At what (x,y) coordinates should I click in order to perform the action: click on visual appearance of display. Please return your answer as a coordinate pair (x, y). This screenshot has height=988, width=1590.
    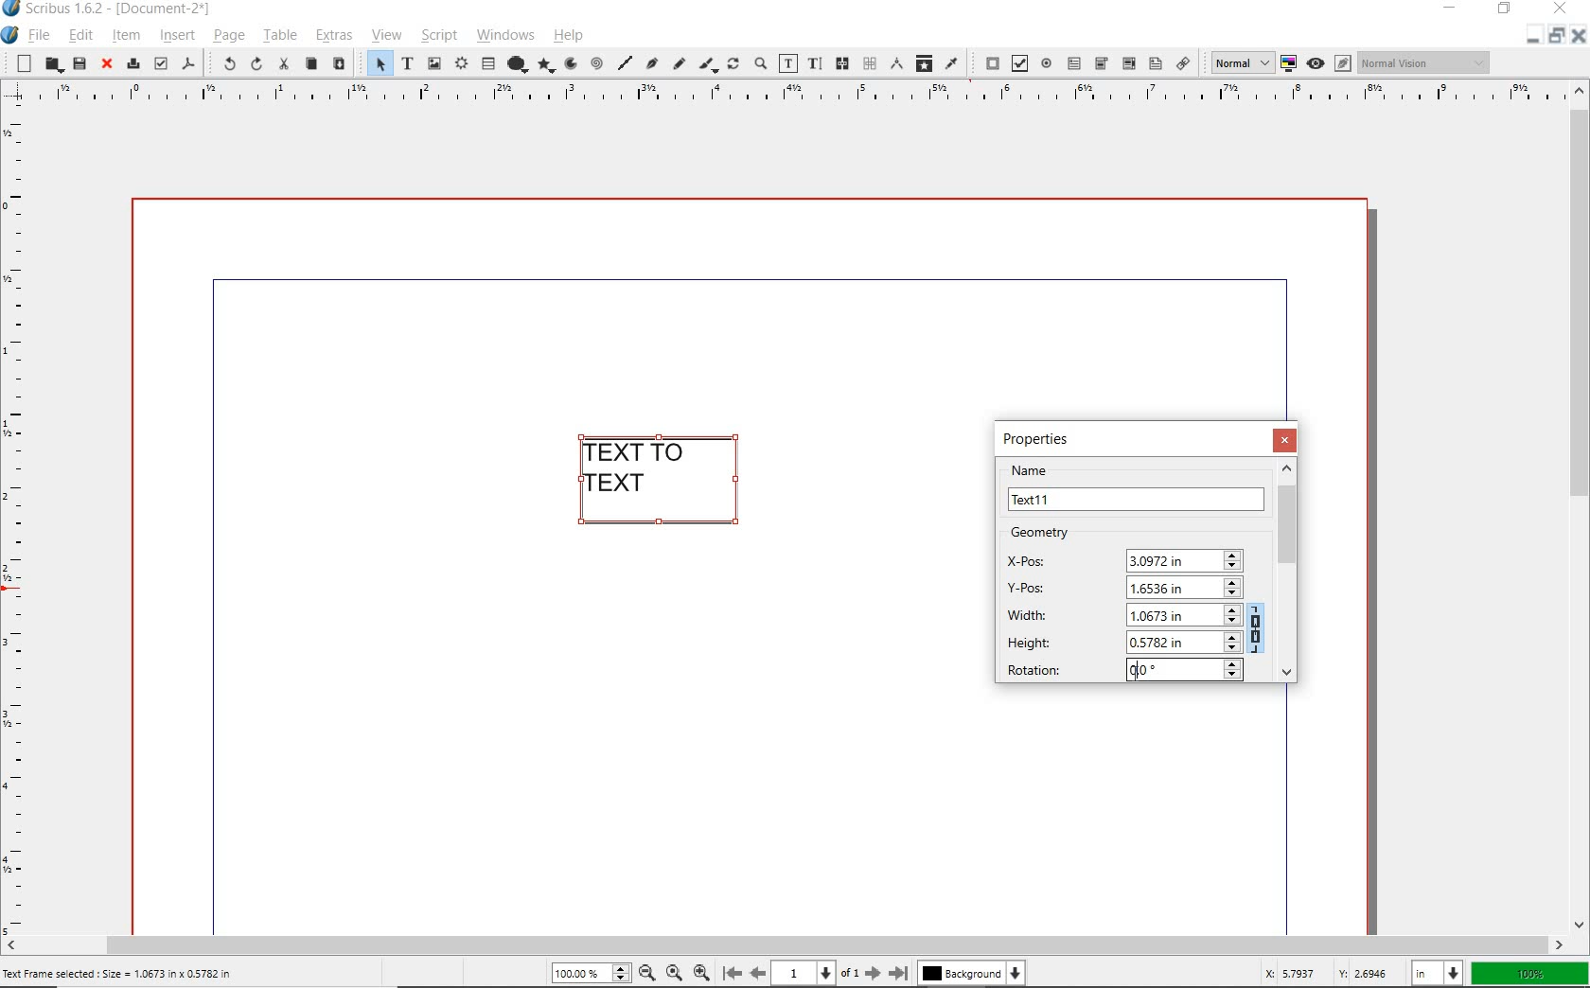
    Looking at the image, I should click on (1423, 62).